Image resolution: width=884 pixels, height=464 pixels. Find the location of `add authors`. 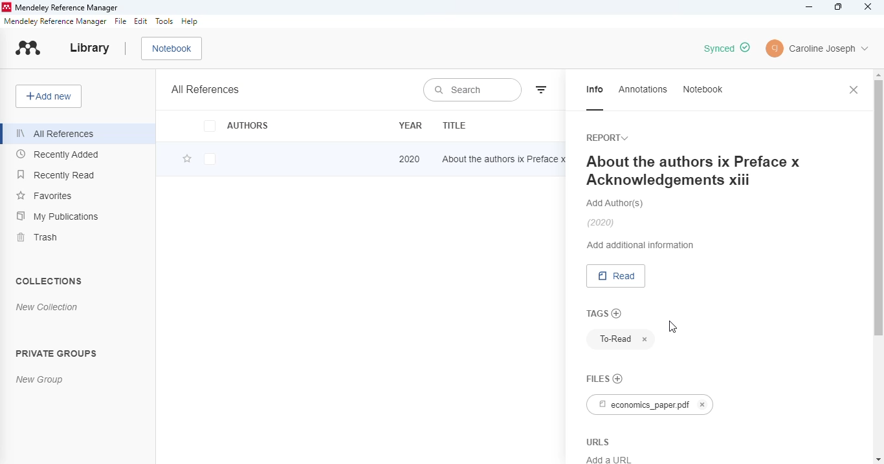

add authors is located at coordinates (615, 203).